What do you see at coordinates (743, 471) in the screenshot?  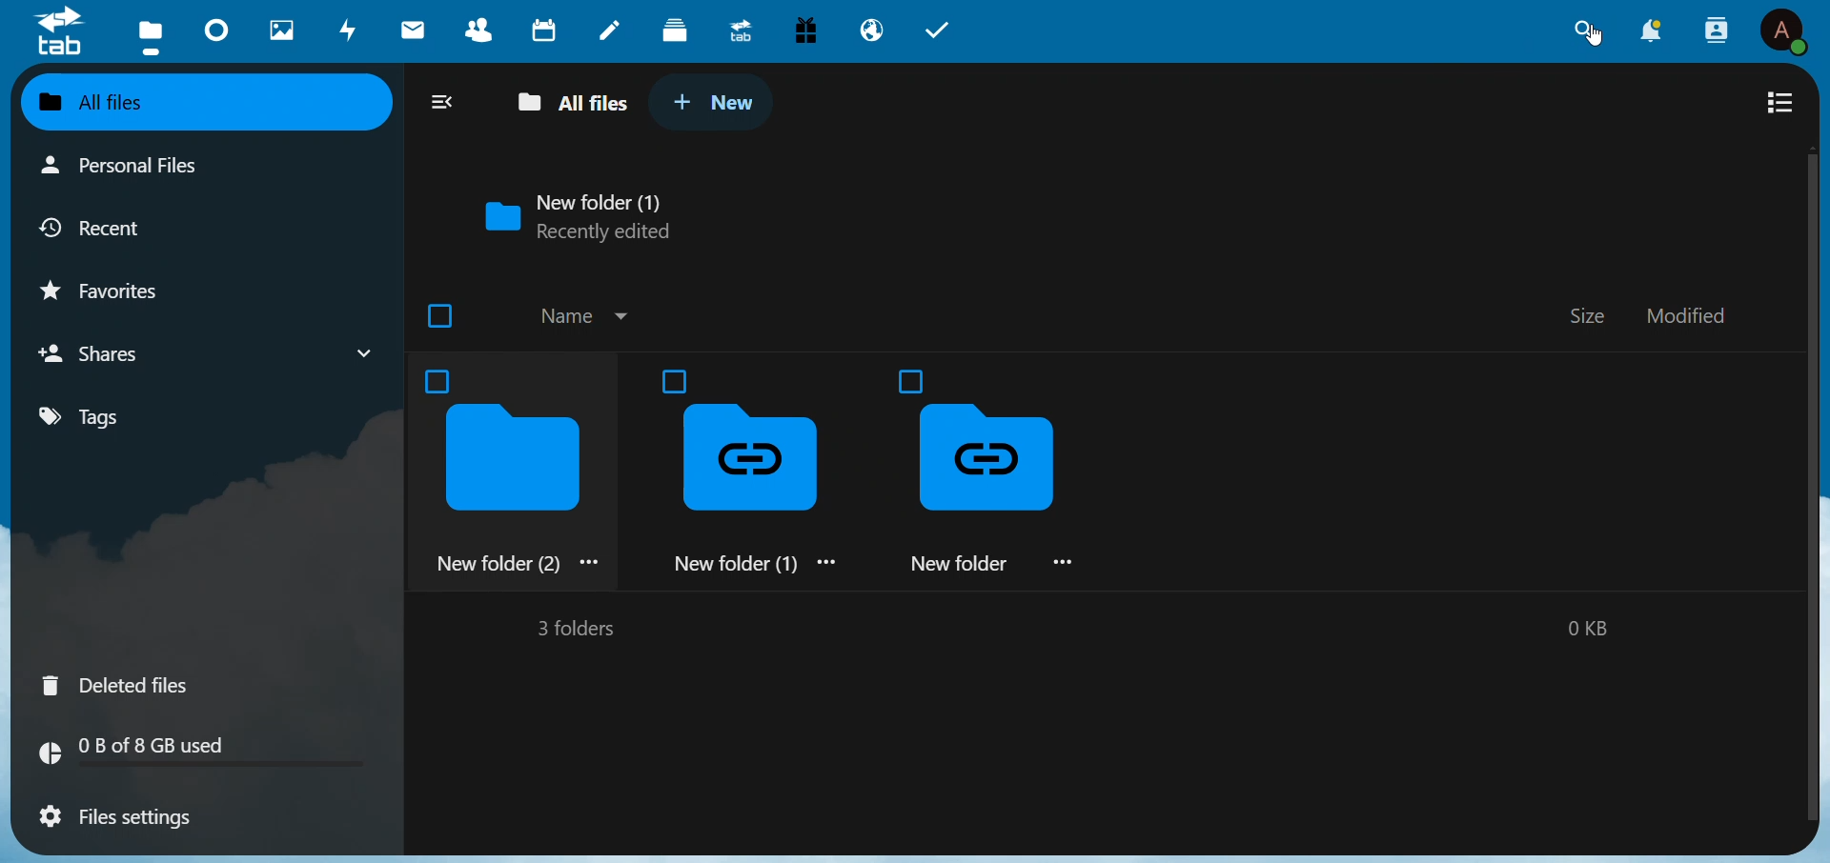 I see `new folder 1` at bounding box center [743, 471].